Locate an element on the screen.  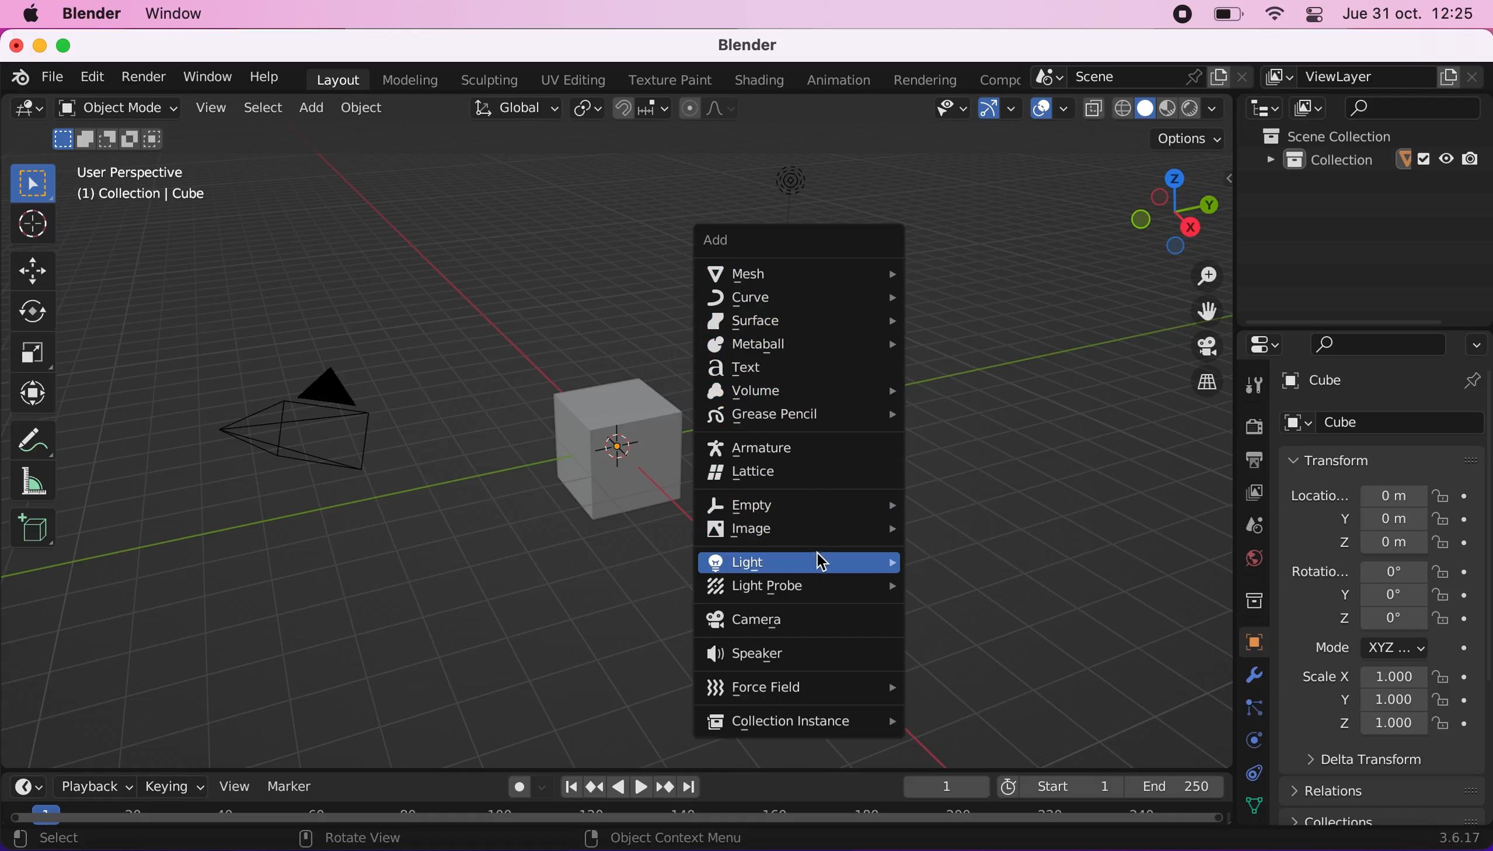
lock is located at coordinates (1463, 597).